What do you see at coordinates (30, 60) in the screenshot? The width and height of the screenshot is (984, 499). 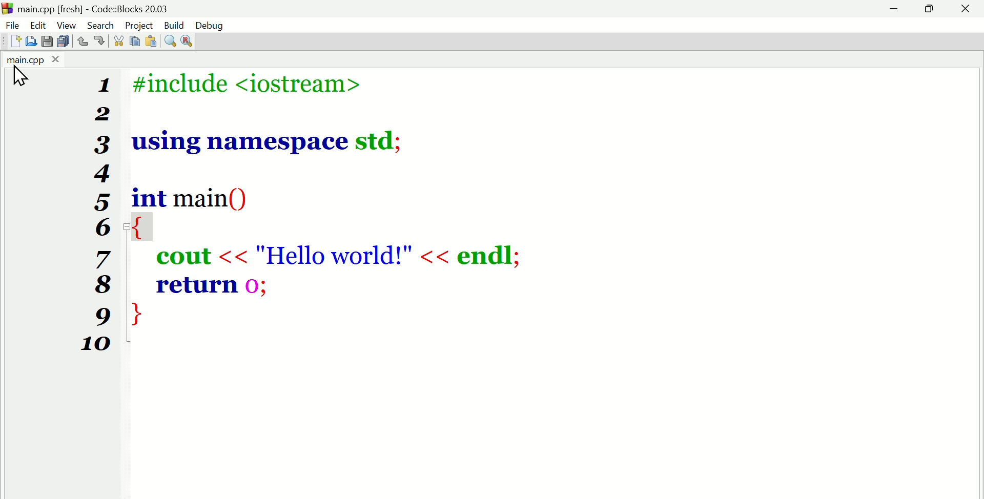 I see `Main.Cpp` at bounding box center [30, 60].